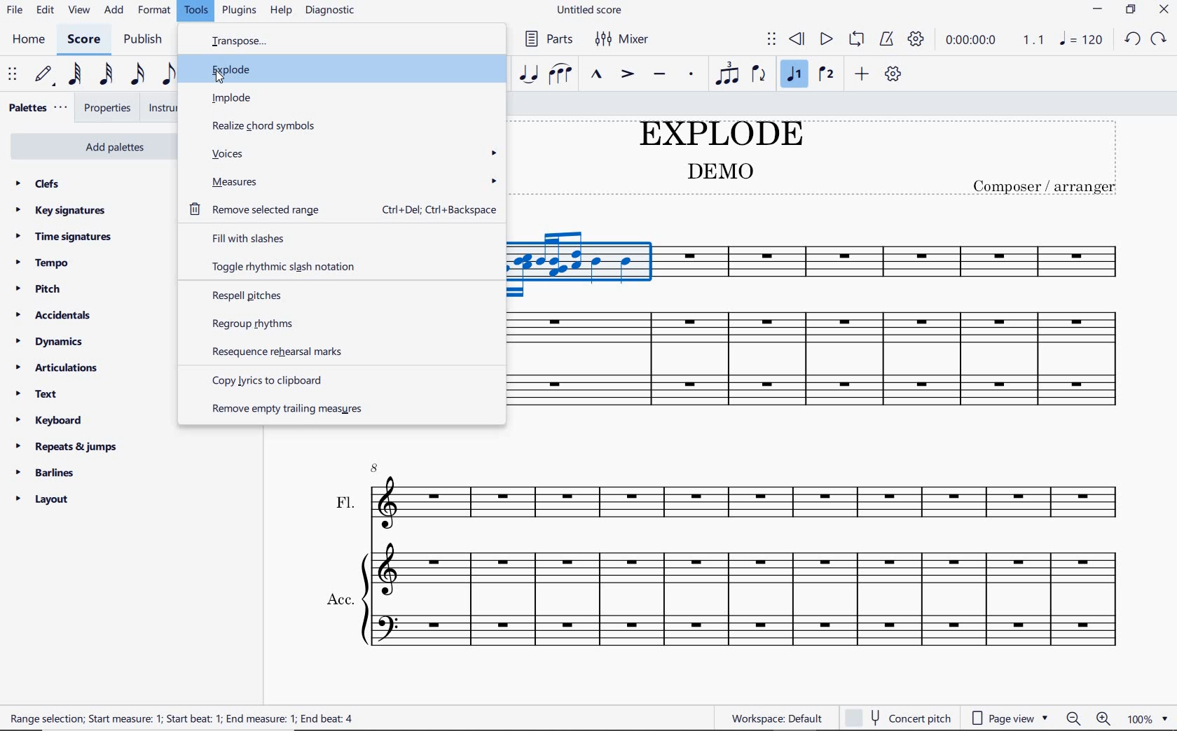 The width and height of the screenshot is (1177, 731). What do you see at coordinates (69, 447) in the screenshot?
I see `repeats & jumps` at bounding box center [69, 447].